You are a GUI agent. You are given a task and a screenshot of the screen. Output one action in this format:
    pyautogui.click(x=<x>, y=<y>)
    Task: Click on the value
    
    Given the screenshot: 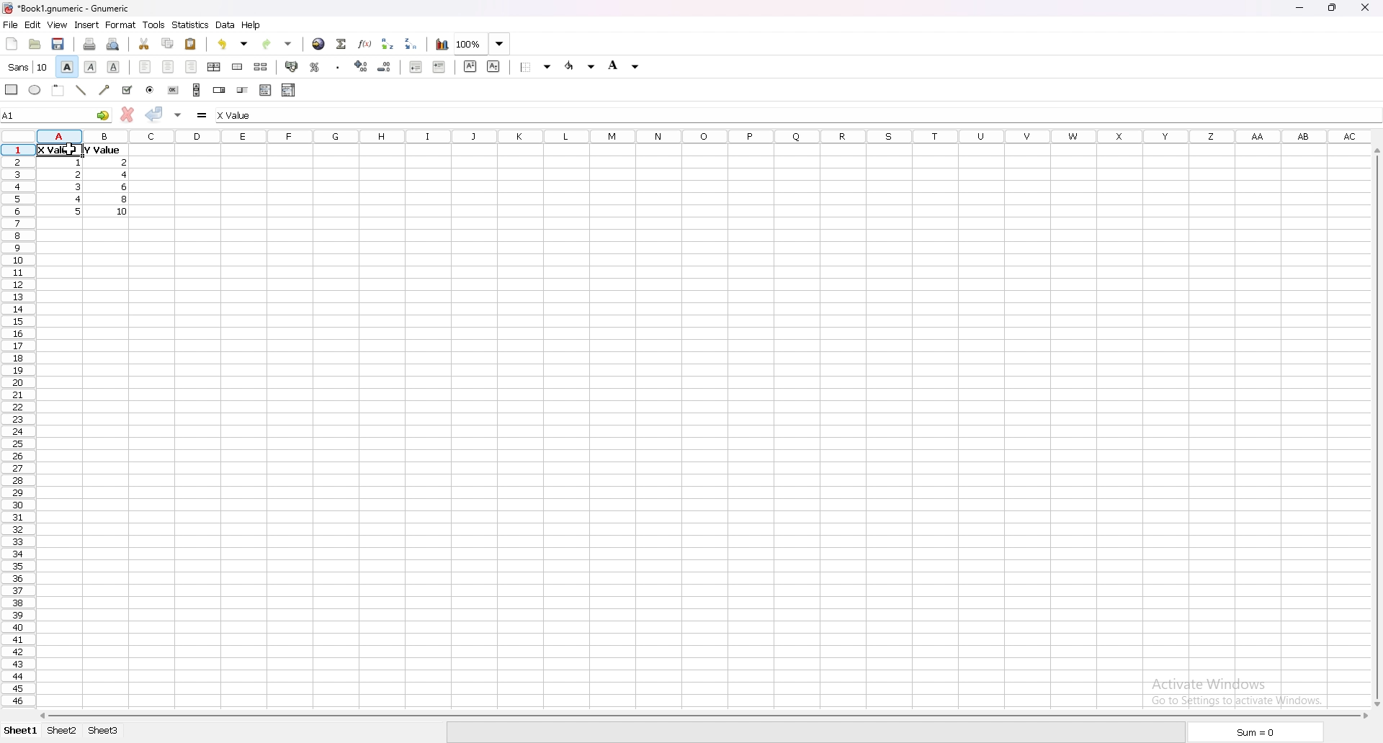 What is the action you would take?
    pyautogui.click(x=77, y=174)
    